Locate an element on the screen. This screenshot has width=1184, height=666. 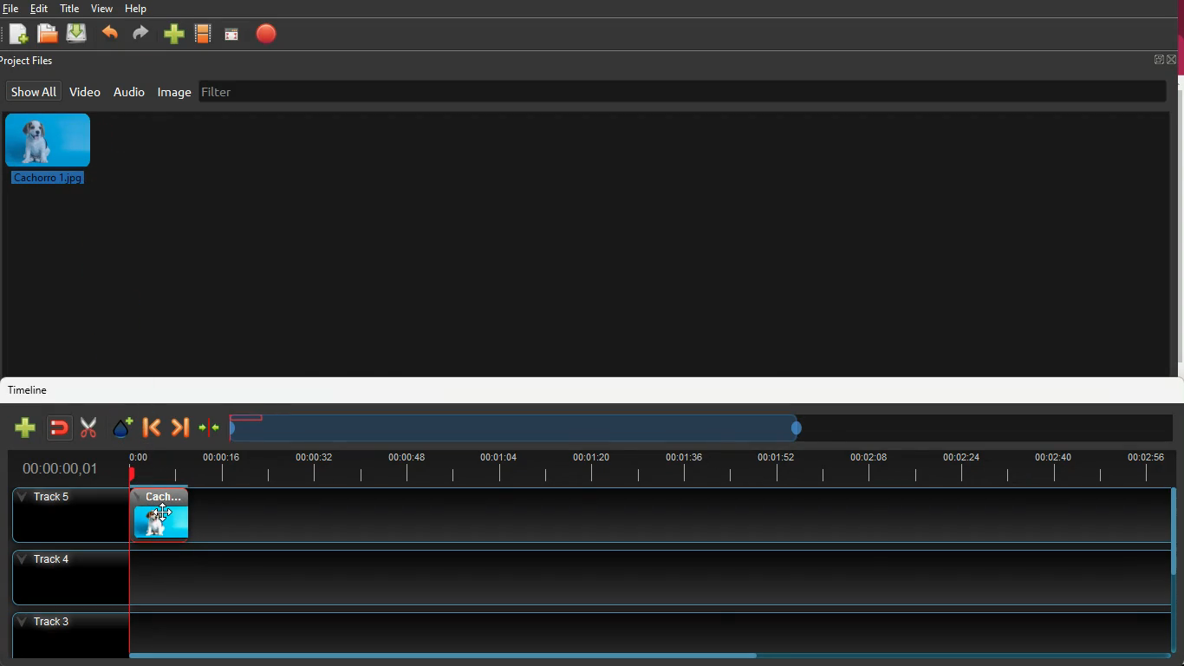
track is located at coordinates (688, 520).